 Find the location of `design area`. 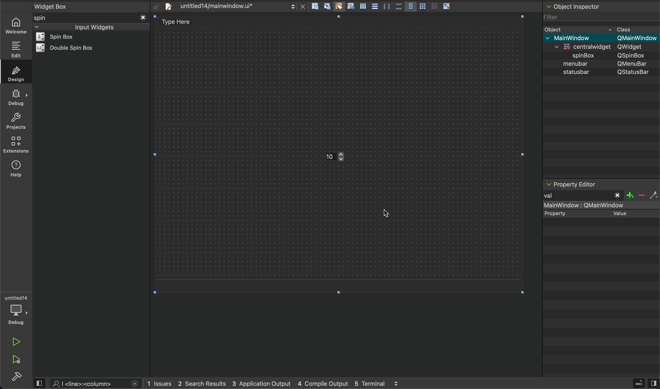

design area is located at coordinates (179, 22).